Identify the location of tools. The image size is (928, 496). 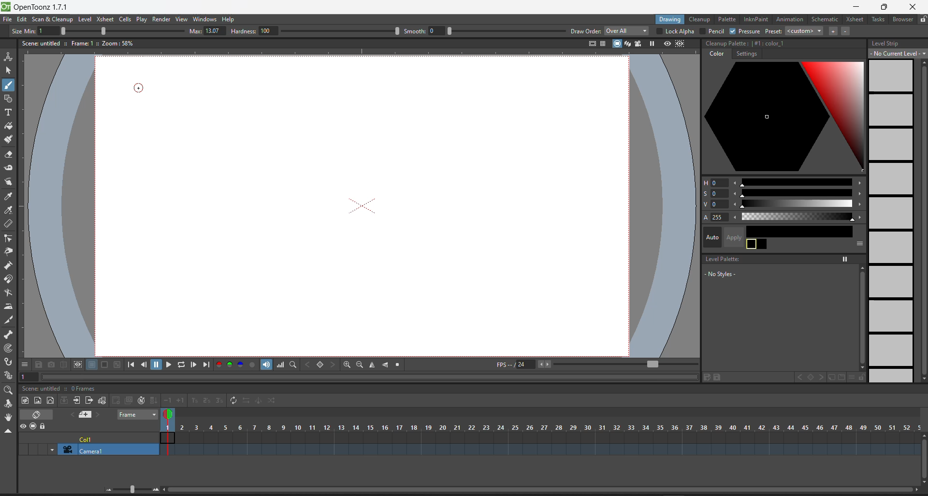
(878, 19).